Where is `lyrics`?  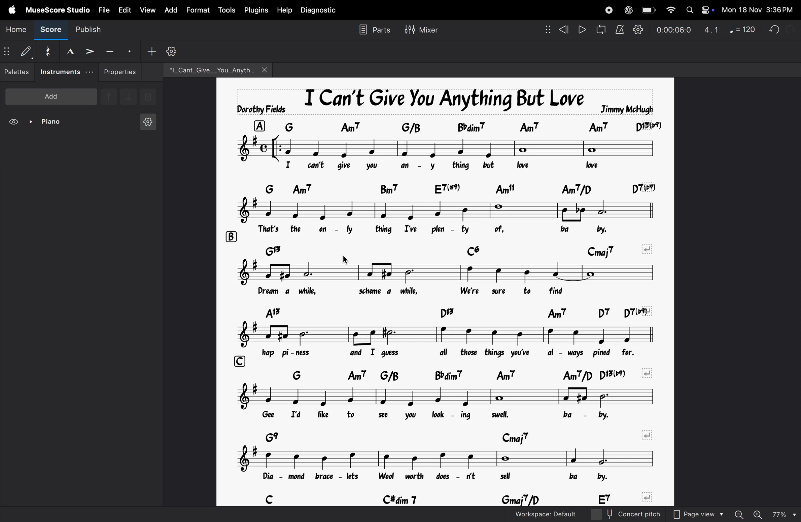
lyrics is located at coordinates (442, 231).